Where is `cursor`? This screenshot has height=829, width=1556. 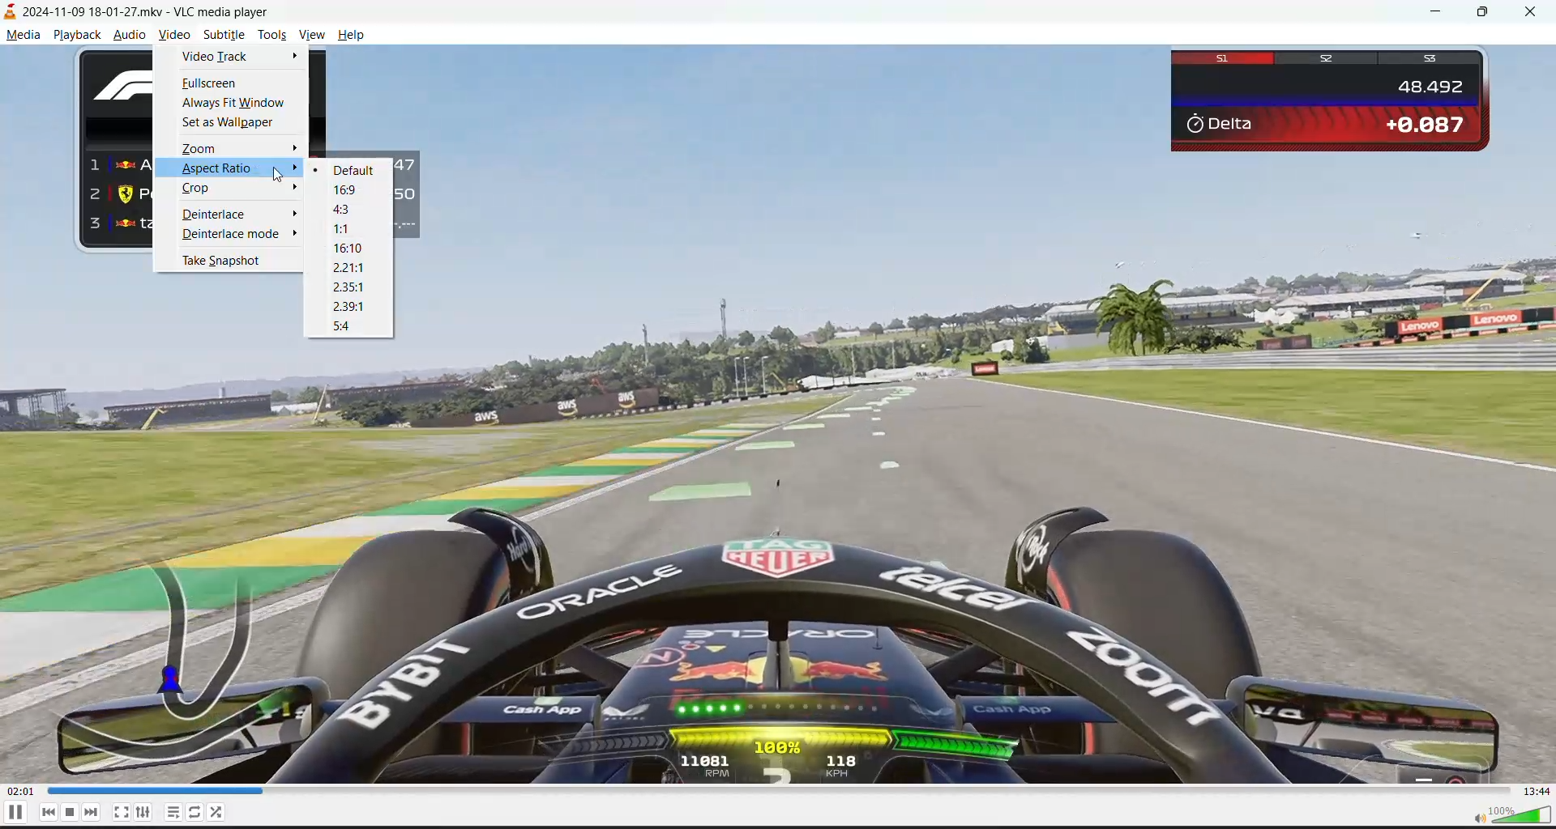 cursor is located at coordinates (276, 176).